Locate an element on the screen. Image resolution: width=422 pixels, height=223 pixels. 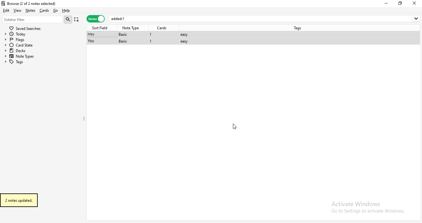
browse is located at coordinates (40, 3).